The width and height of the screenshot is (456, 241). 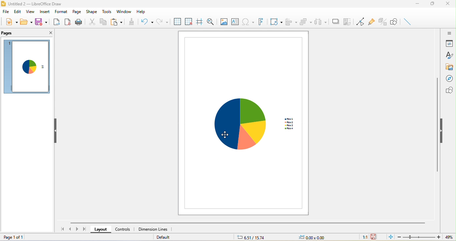 I want to click on export as pdf, so click(x=67, y=22).